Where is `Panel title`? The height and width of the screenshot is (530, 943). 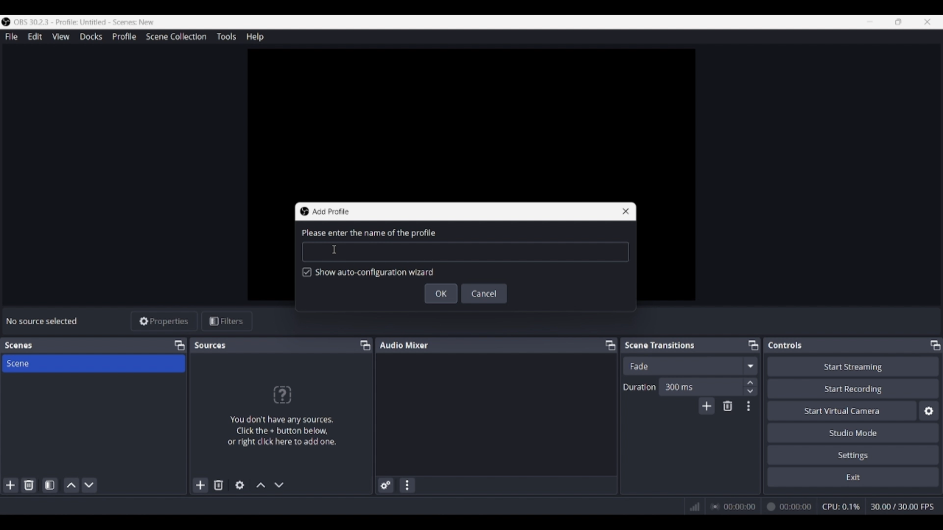 Panel title is located at coordinates (785, 345).